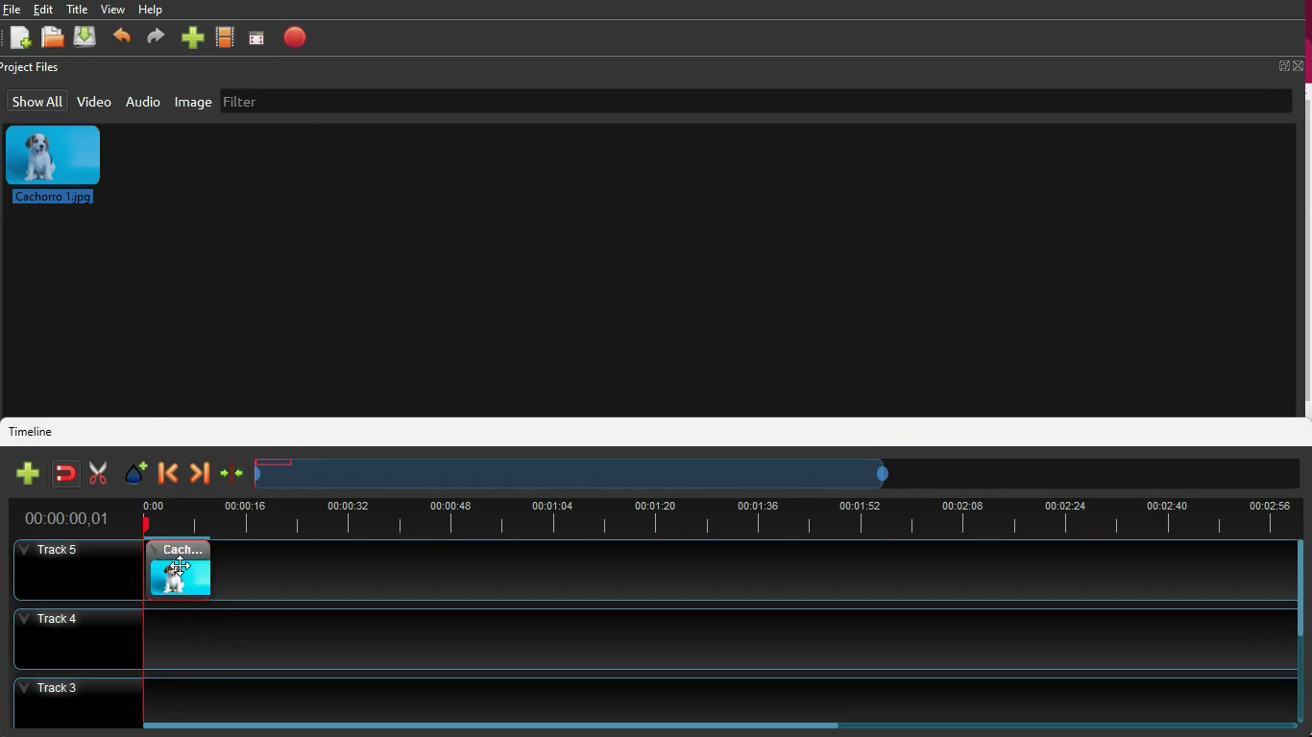  Describe the element at coordinates (36, 101) in the screenshot. I see `show all` at that location.